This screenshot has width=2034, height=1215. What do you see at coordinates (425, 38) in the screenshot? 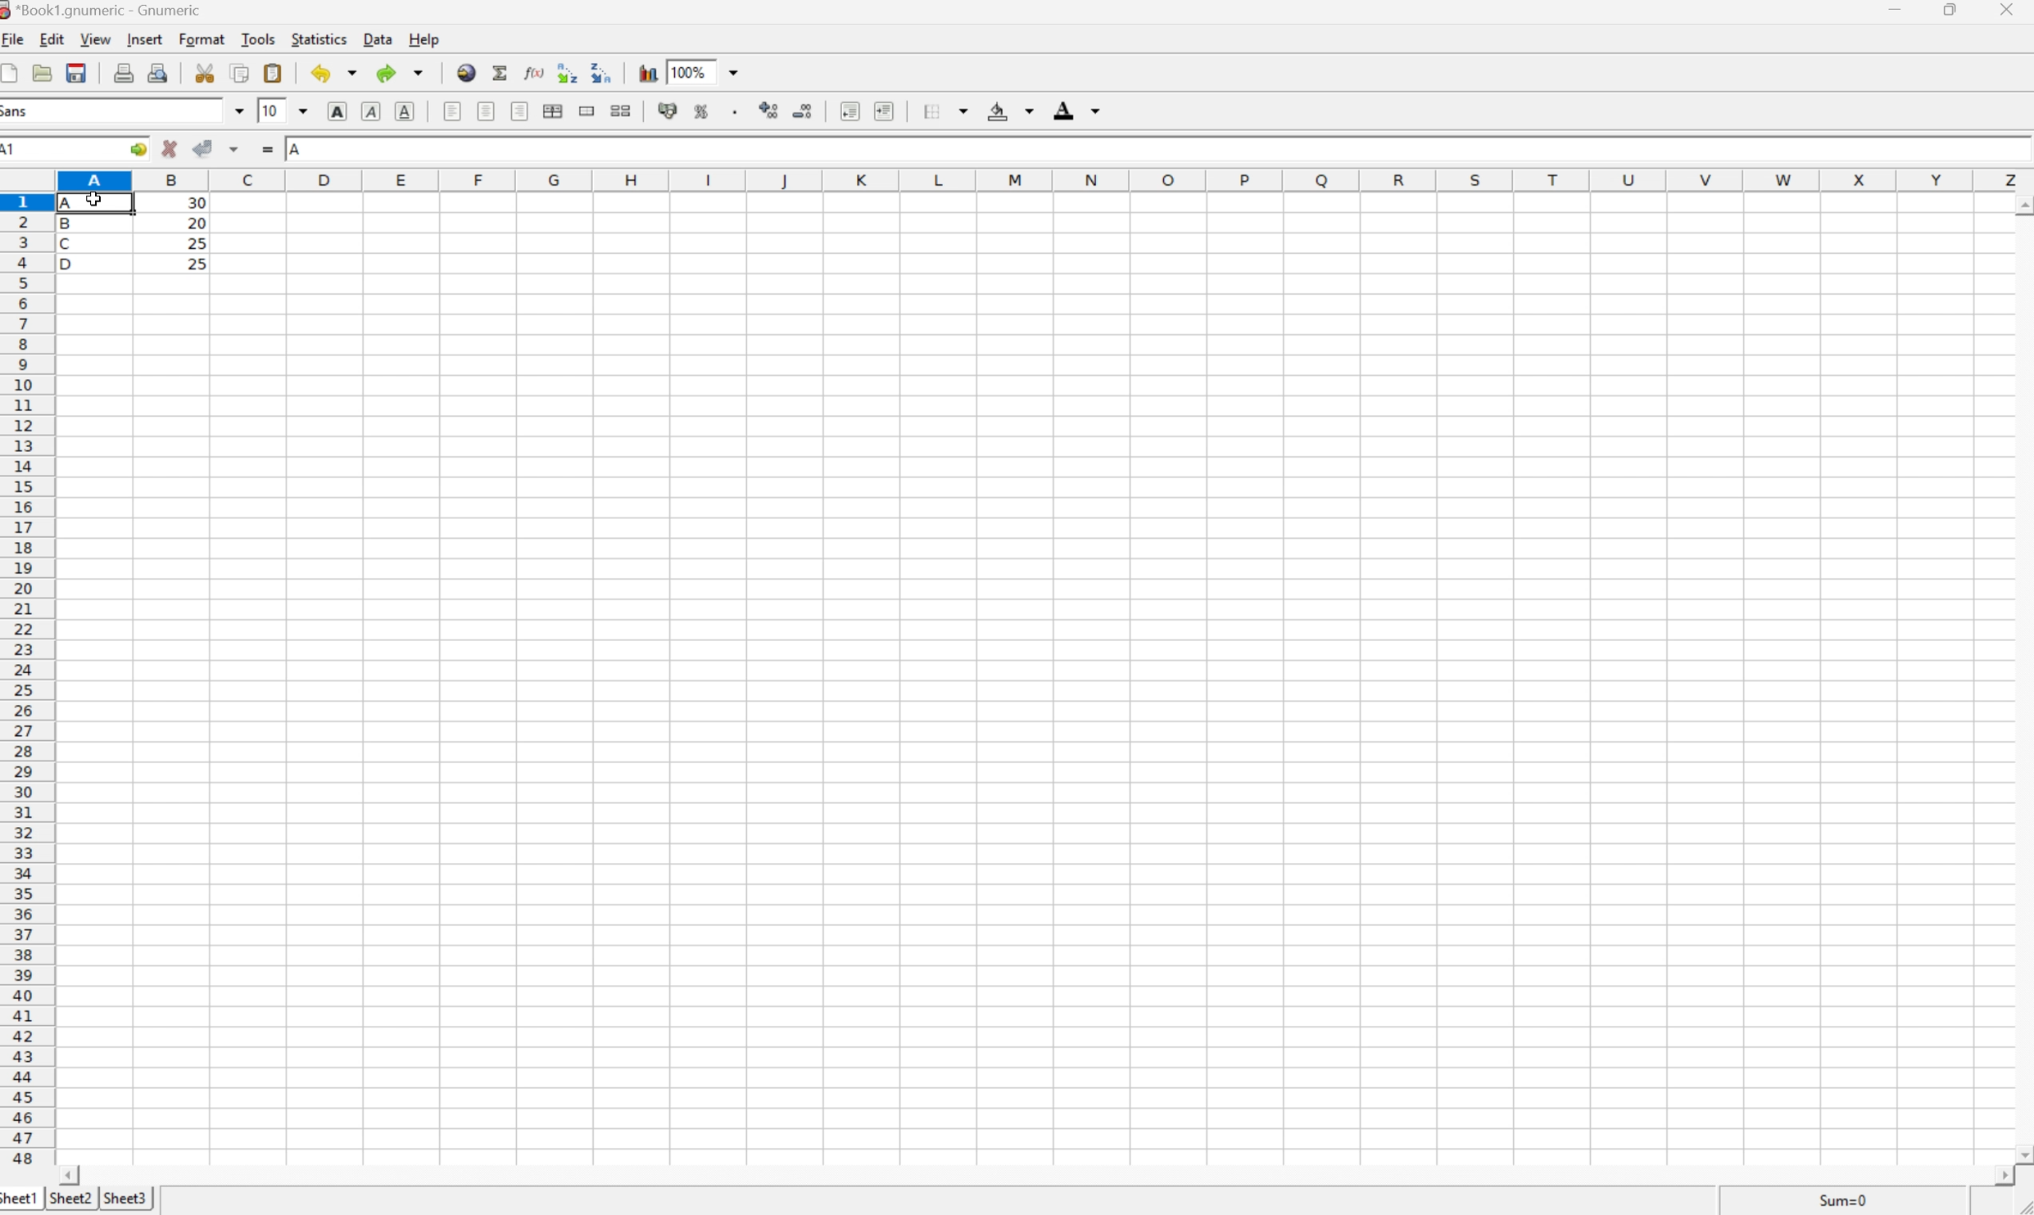
I see `Help` at bounding box center [425, 38].